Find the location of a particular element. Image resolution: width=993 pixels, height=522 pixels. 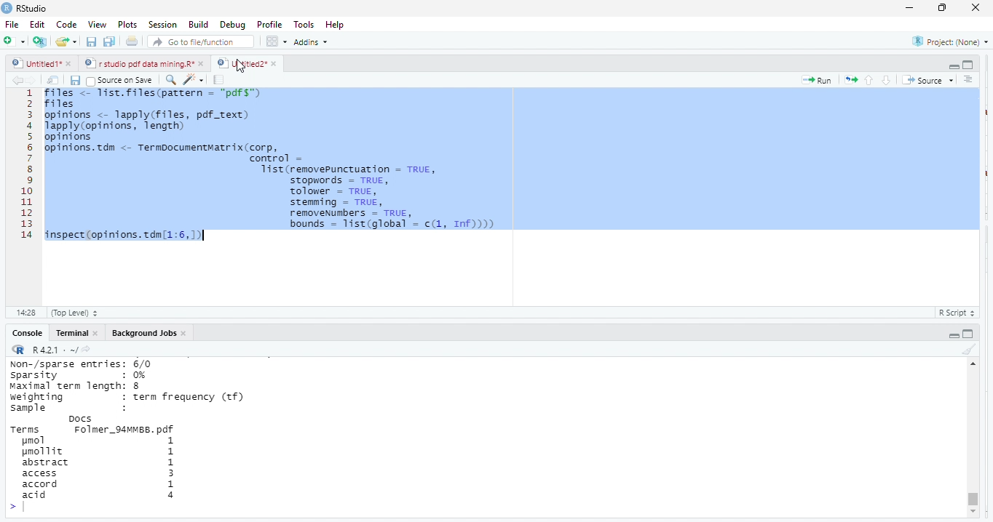

compile report is located at coordinates (221, 80).